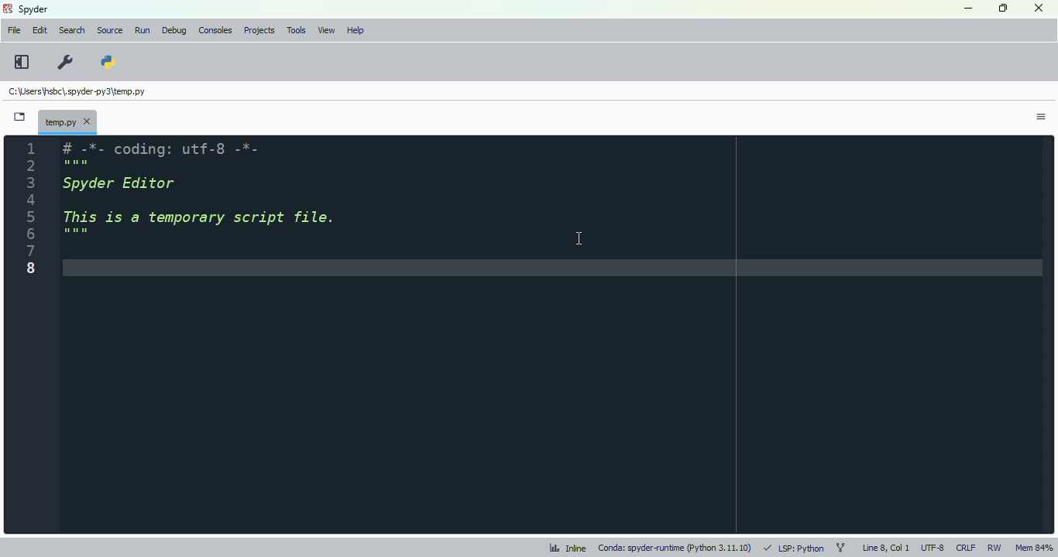 The image size is (1058, 557). What do you see at coordinates (995, 548) in the screenshot?
I see `RW` at bounding box center [995, 548].